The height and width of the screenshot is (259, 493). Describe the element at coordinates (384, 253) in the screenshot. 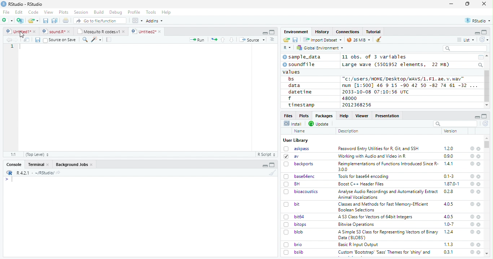

I see `Custom ‘Bootstrap’ ‘Sass’ Themes for ‘shiny’ and` at that location.